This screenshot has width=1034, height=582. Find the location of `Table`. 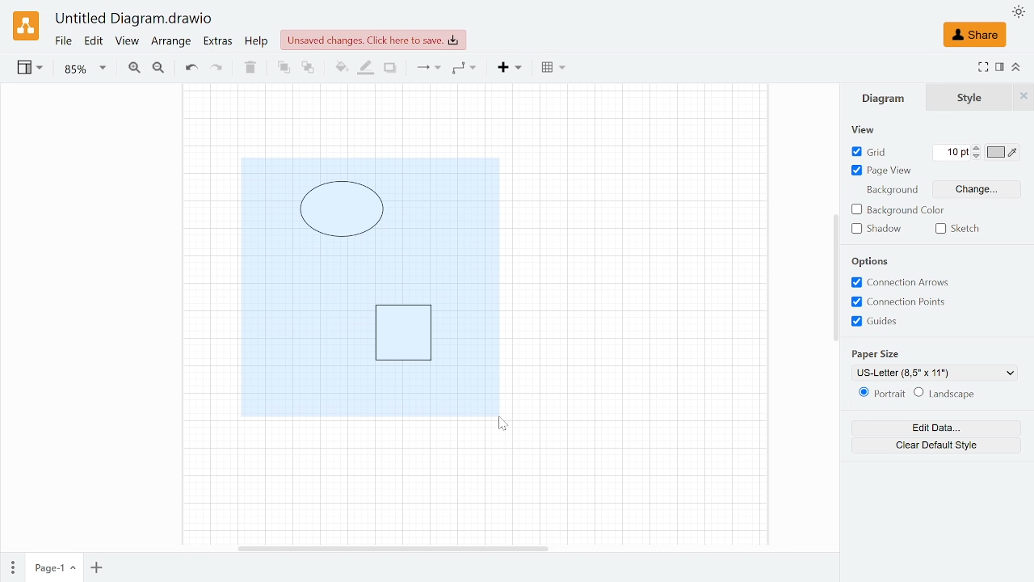

Table is located at coordinates (553, 70).